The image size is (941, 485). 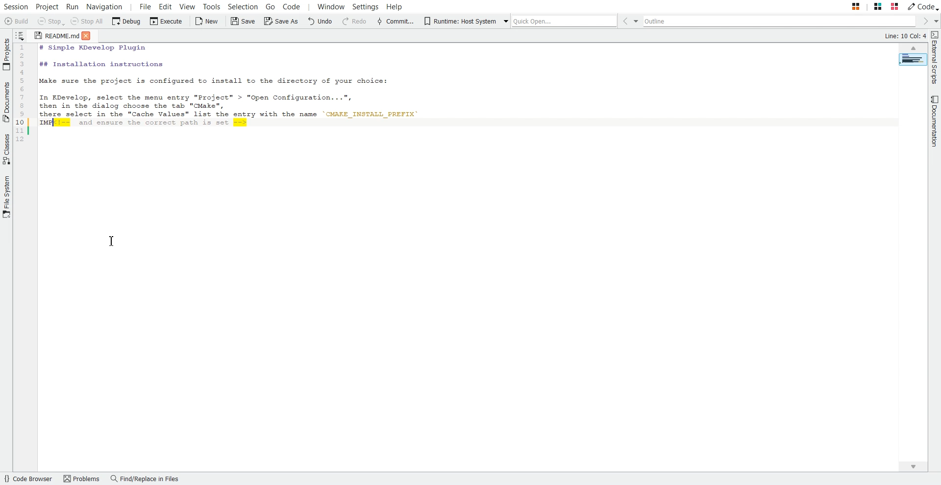 I want to click on Classes, so click(x=6, y=149).